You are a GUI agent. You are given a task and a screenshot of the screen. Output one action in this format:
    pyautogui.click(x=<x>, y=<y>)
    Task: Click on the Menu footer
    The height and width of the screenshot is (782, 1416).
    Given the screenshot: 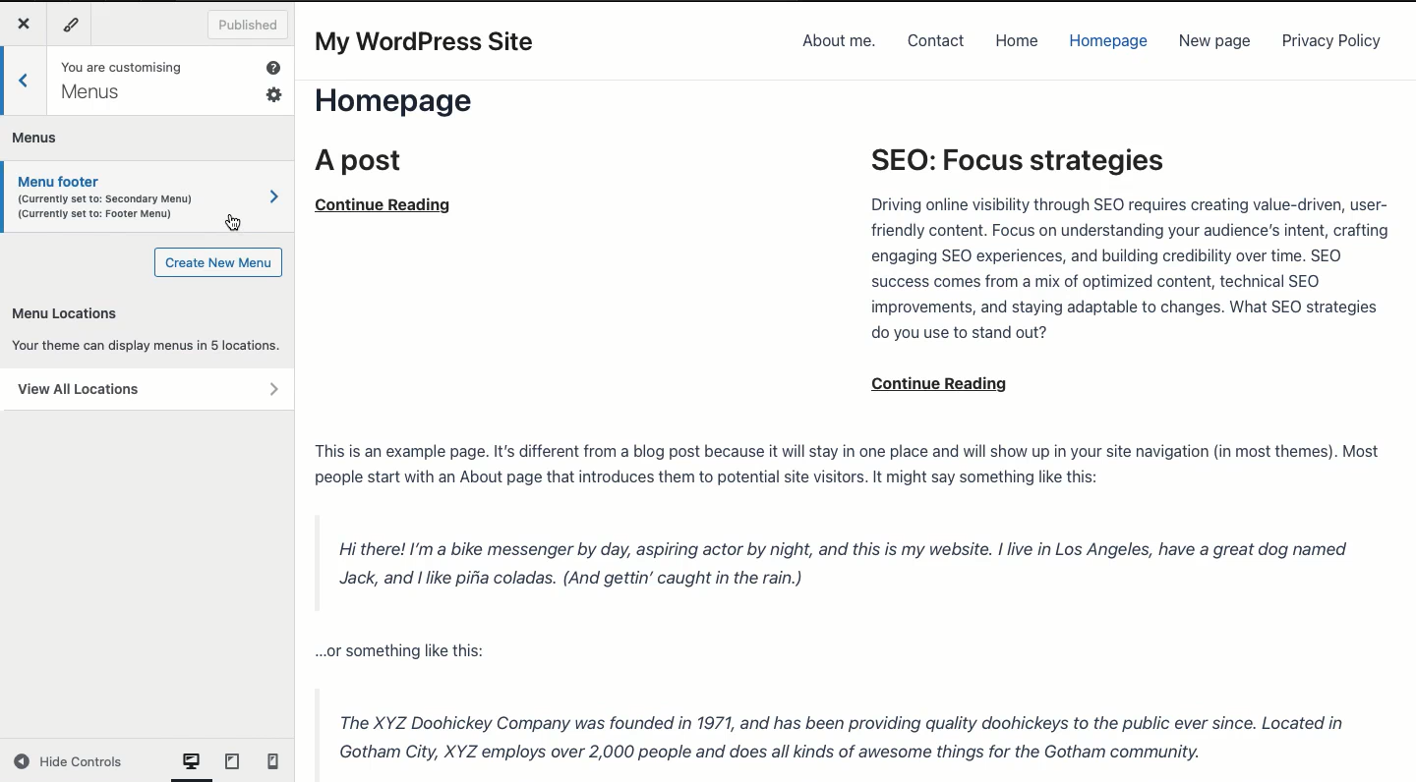 What is the action you would take?
    pyautogui.click(x=146, y=197)
    